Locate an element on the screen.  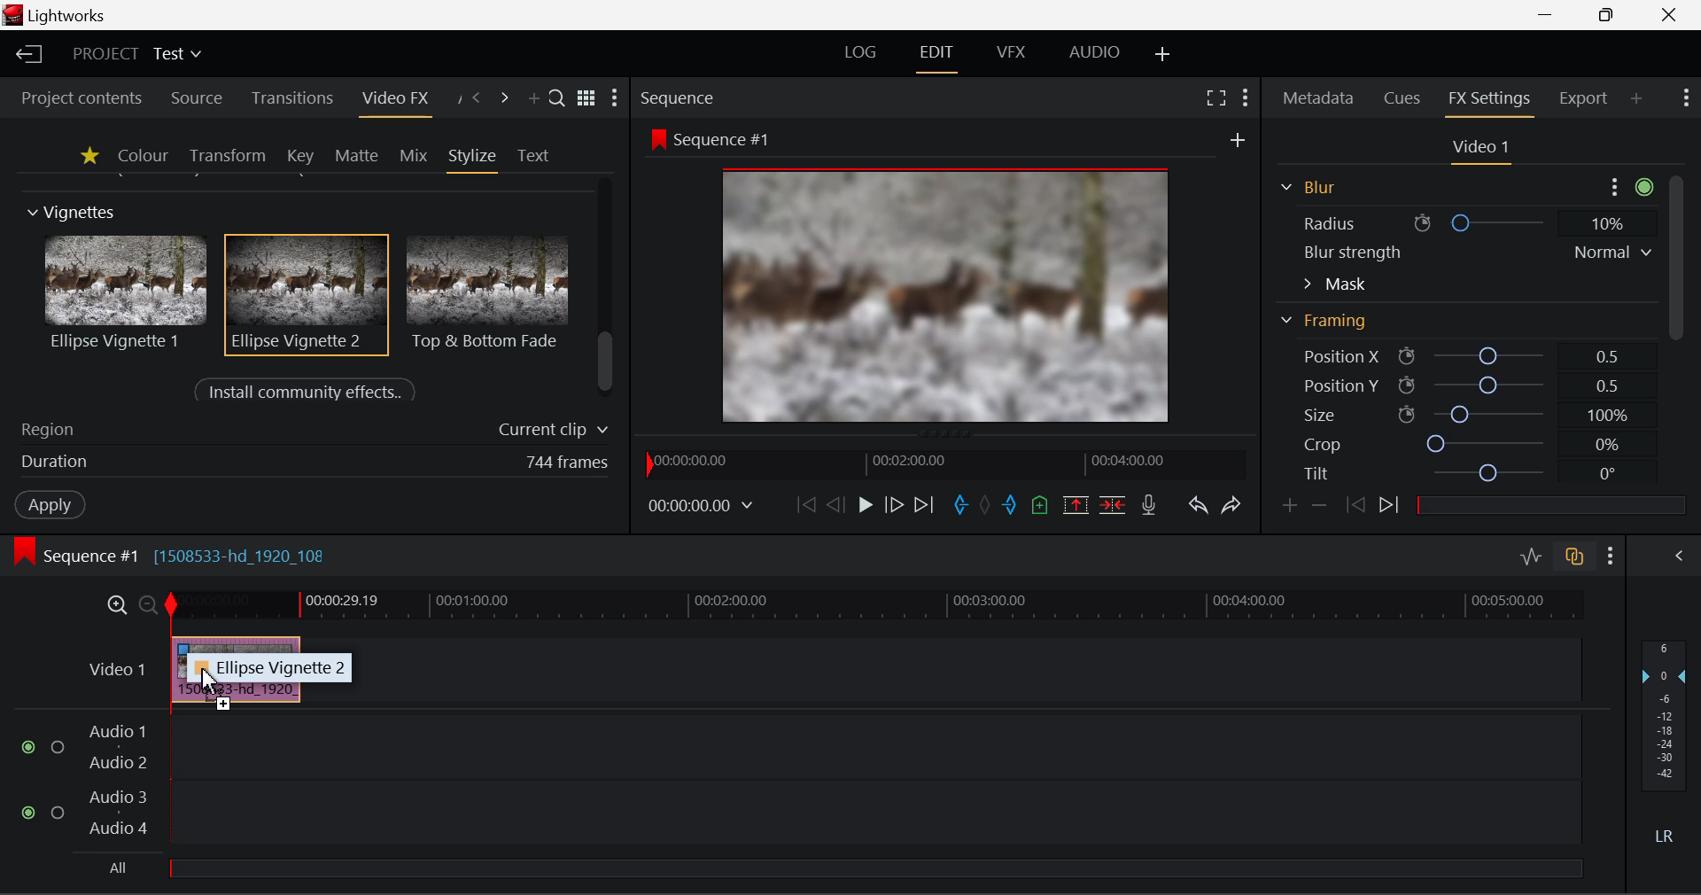
Cues is located at coordinates (1405, 99).